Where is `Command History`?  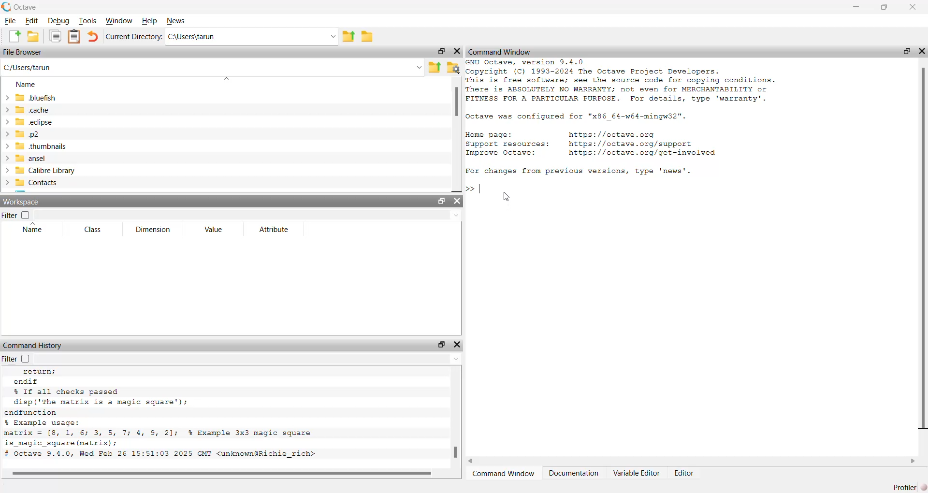 Command History is located at coordinates (34, 346).